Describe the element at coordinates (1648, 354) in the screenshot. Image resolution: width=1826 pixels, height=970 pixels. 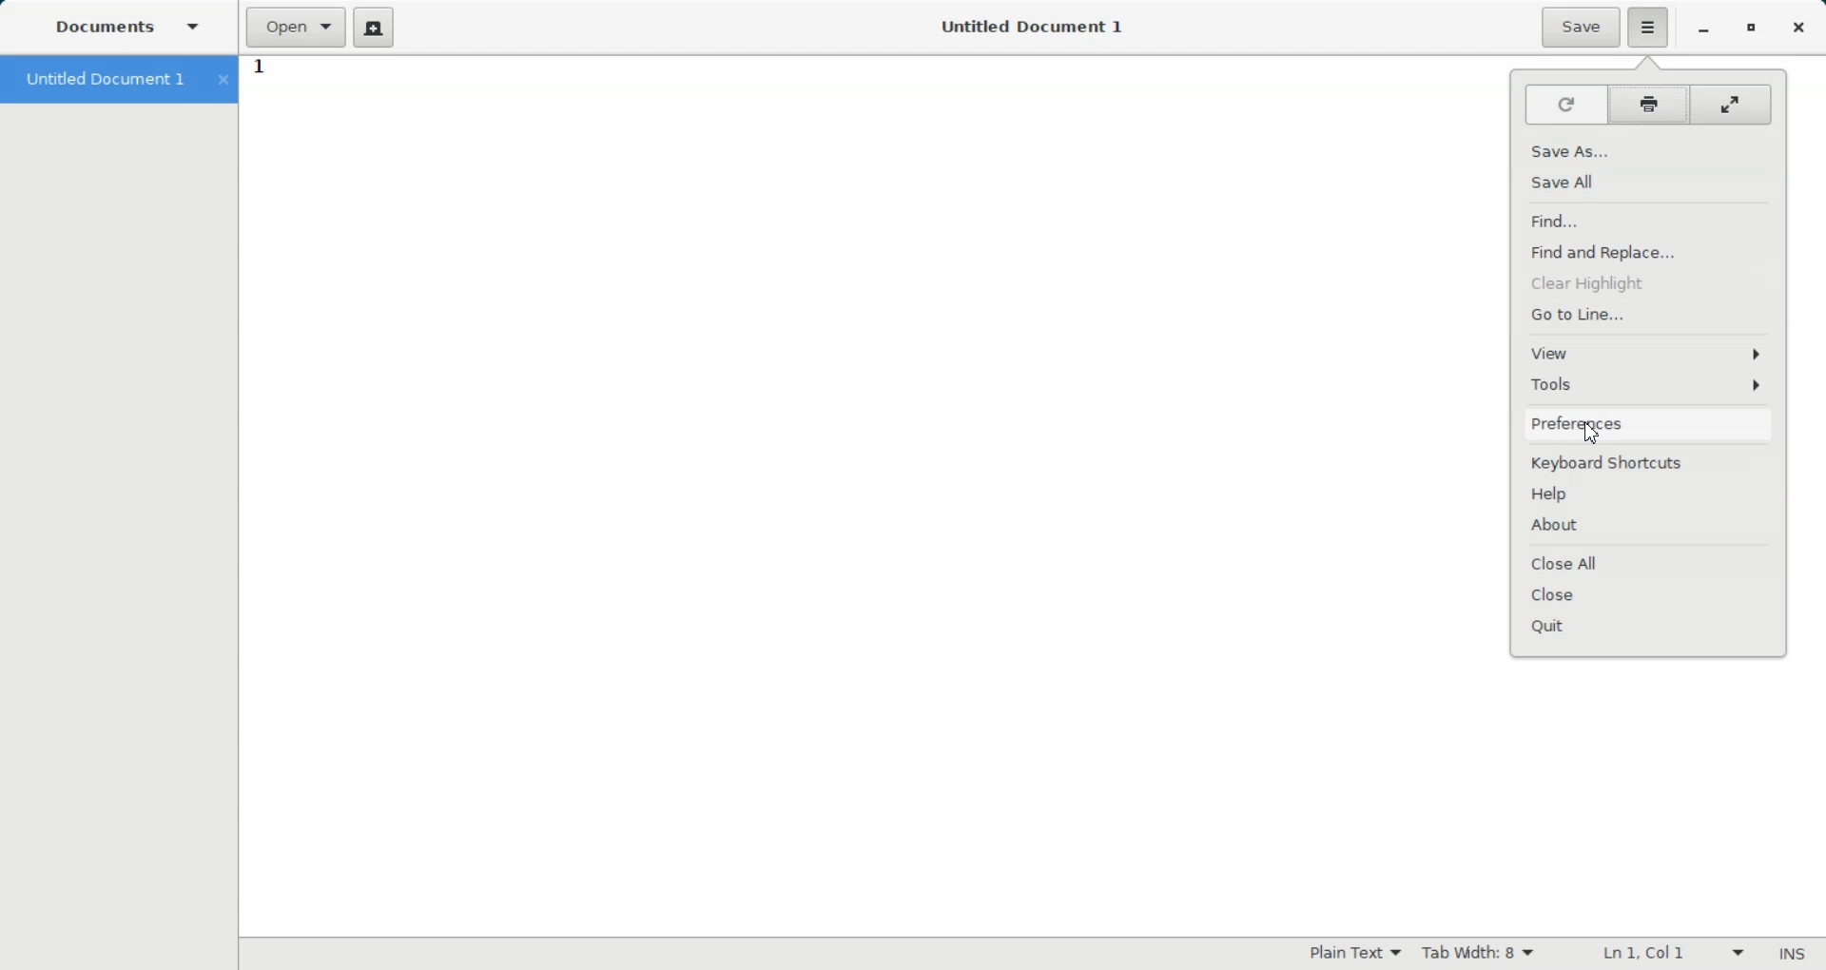
I see `View` at that location.